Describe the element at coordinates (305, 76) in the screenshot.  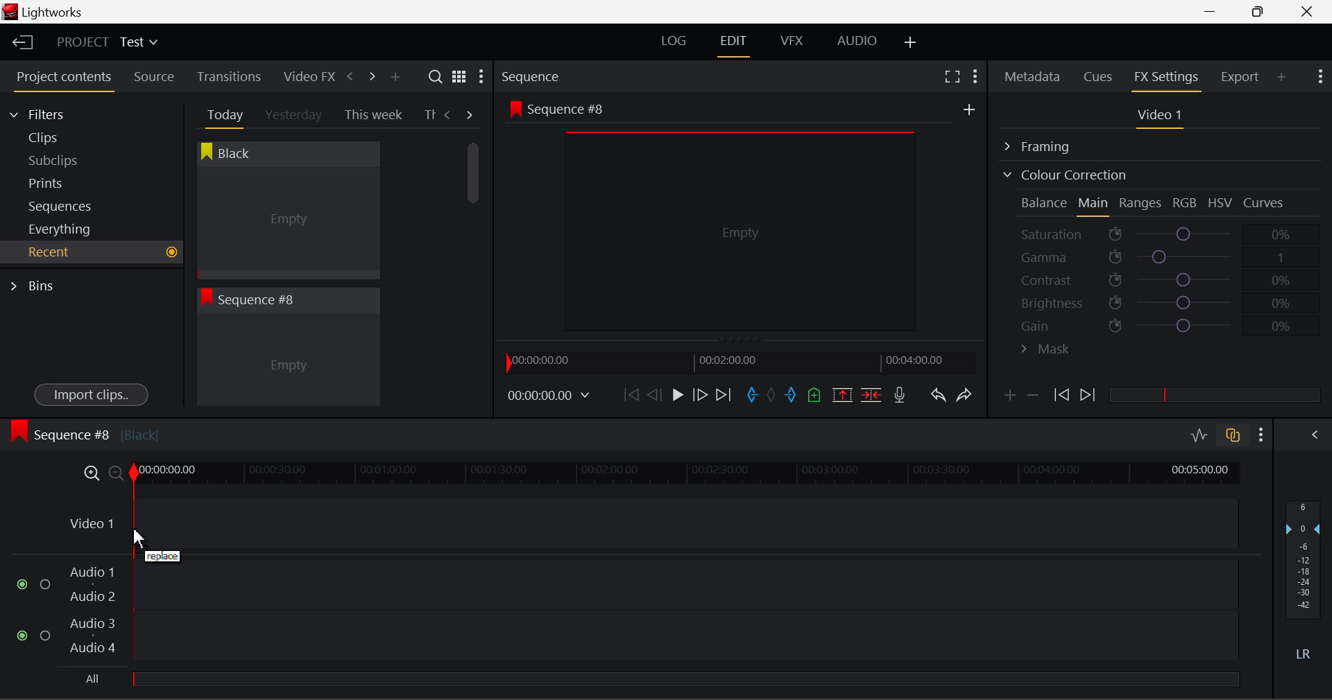
I see `Video FX` at that location.